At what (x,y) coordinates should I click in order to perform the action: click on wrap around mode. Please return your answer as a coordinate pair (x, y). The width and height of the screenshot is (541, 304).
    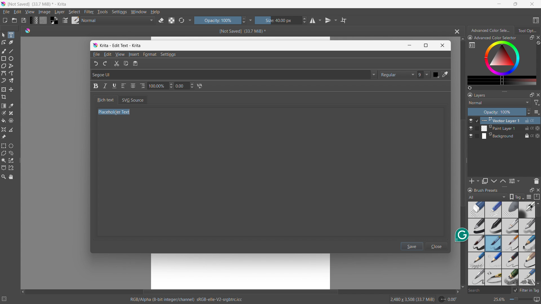
    Looking at the image, I should click on (344, 20).